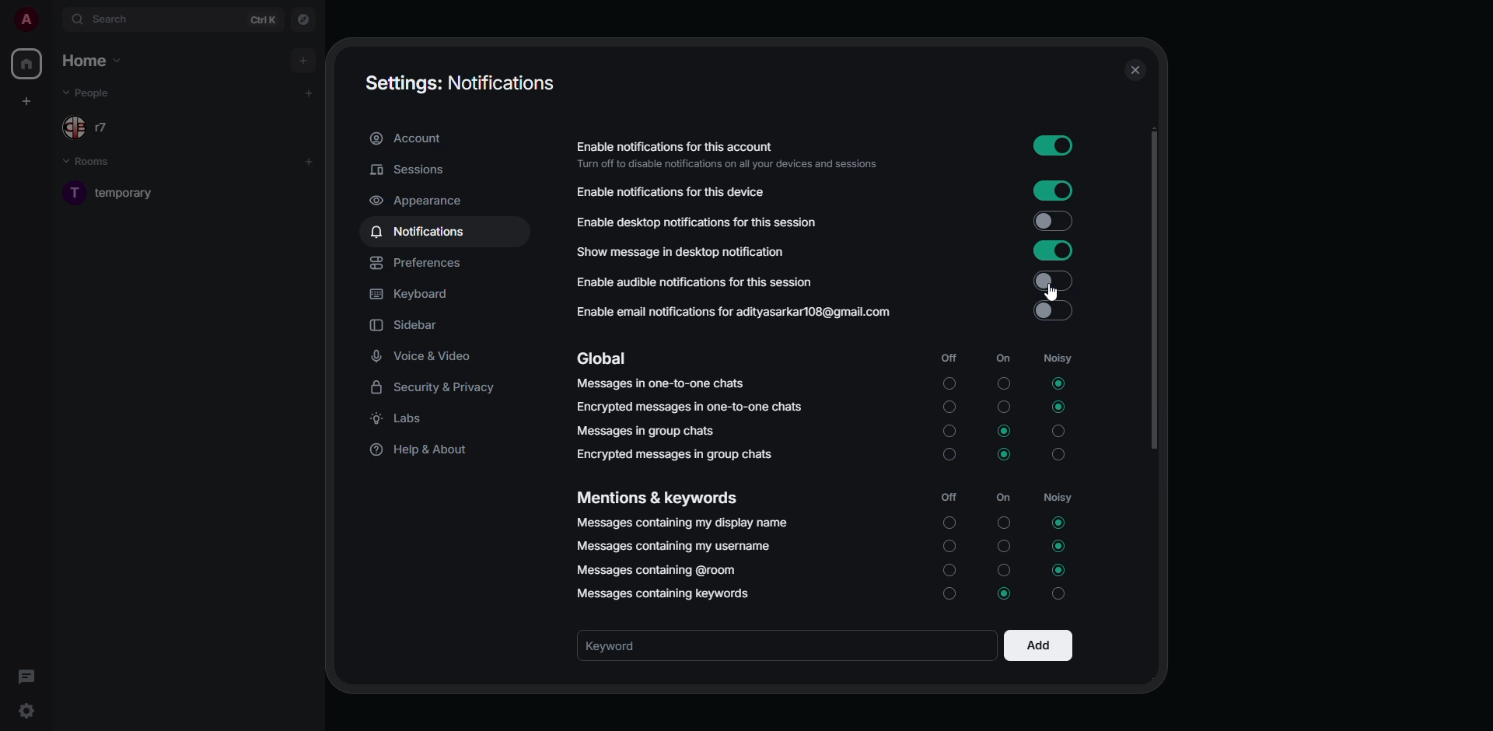 The width and height of the screenshot is (1493, 731). What do you see at coordinates (439, 388) in the screenshot?
I see `security & privacy` at bounding box center [439, 388].